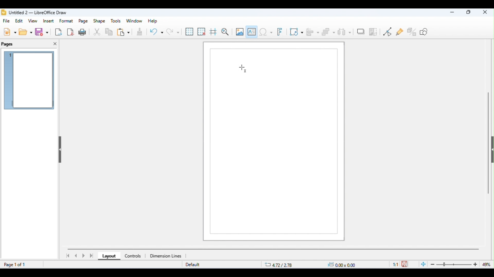 The image size is (494, 277). Describe the element at coordinates (485, 13) in the screenshot. I see `close` at that location.